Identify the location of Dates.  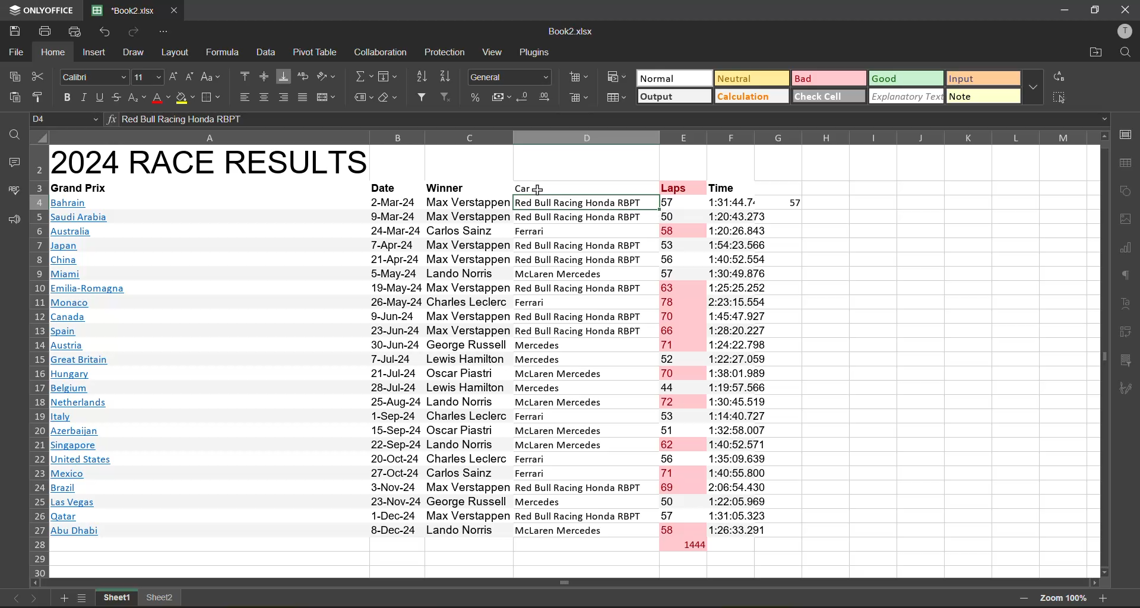
(393, 367).